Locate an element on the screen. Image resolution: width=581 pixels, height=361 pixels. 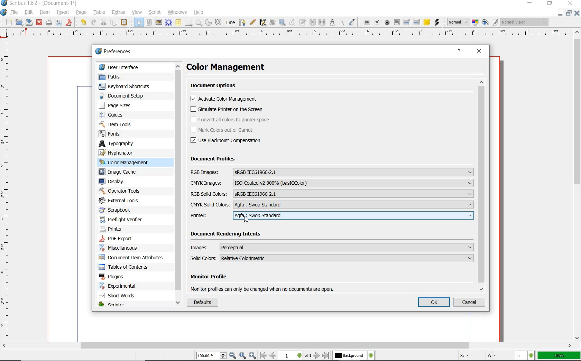
preflight verifier is located at coordinates (126, 219).